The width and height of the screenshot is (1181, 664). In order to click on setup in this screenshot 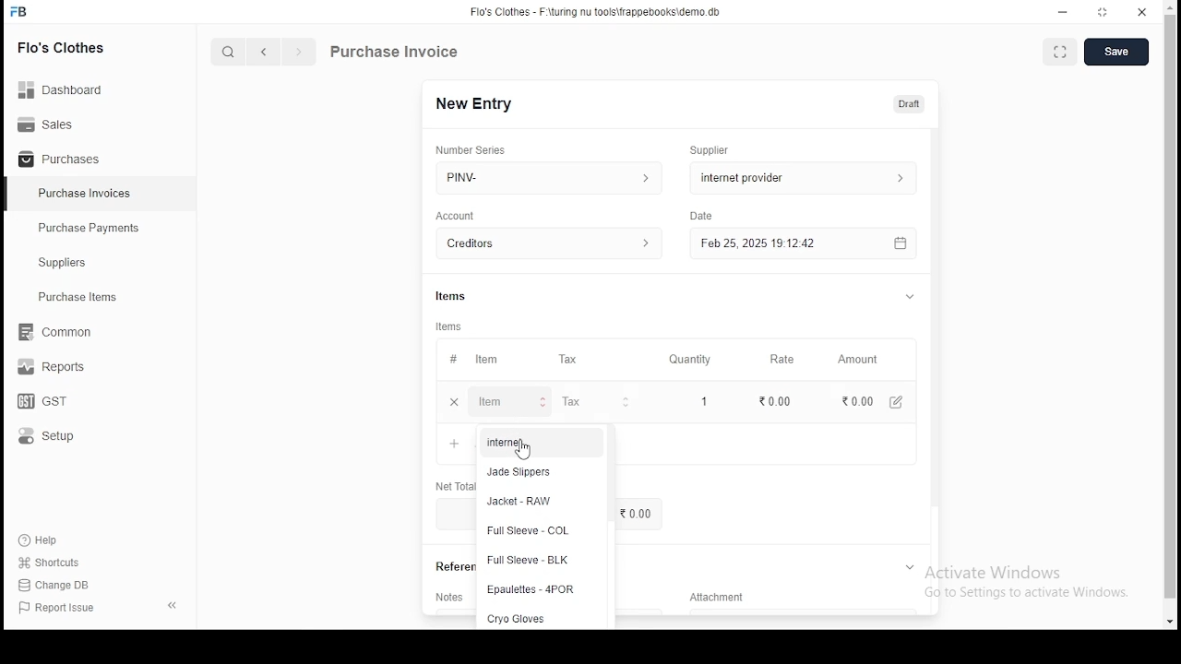, I will do `click(58, 437)`.